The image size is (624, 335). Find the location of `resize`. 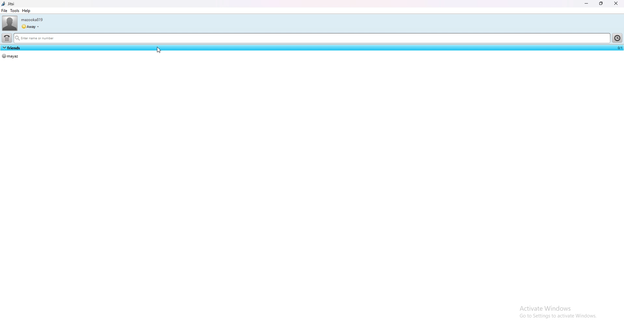

resize is located at coordinates (601, 4).